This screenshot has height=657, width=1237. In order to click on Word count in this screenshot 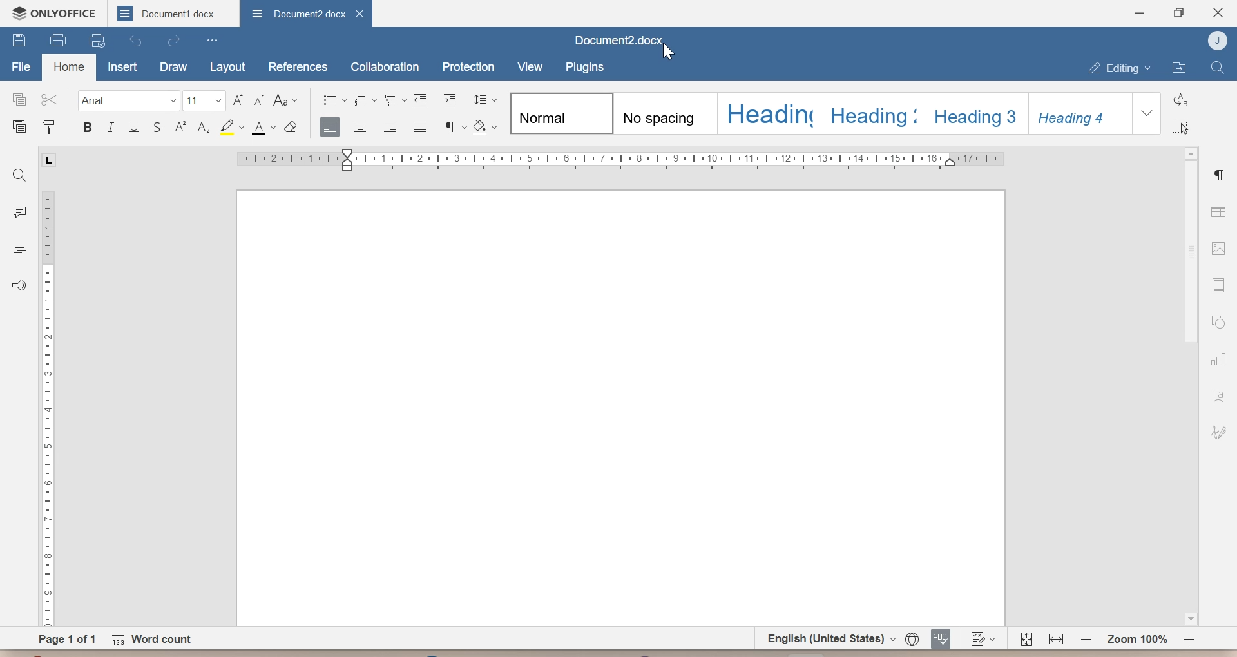, I will do `click(157, 638)`.